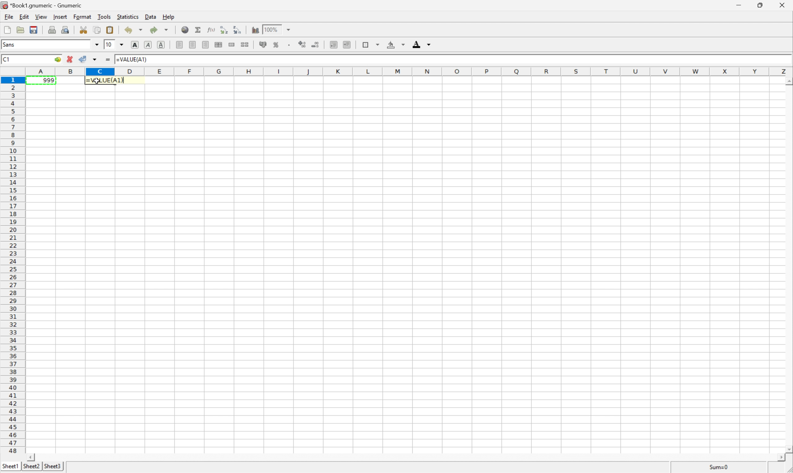 The width and height of the screenshot is (793, 473). Describe the element at coordinates (422, 44) in the screenshot. I see `foreground` at that location.